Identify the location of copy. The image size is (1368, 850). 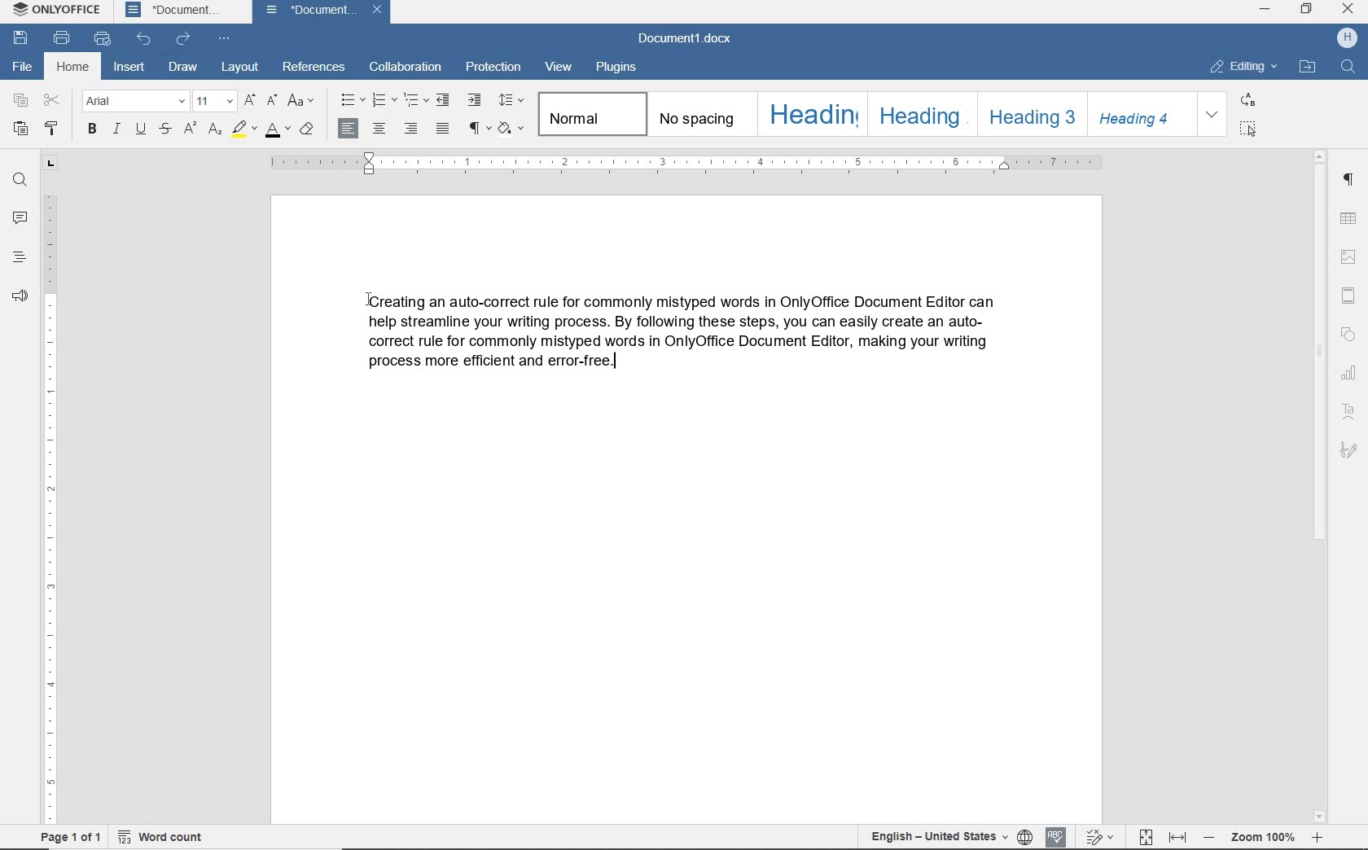
(20, 102).